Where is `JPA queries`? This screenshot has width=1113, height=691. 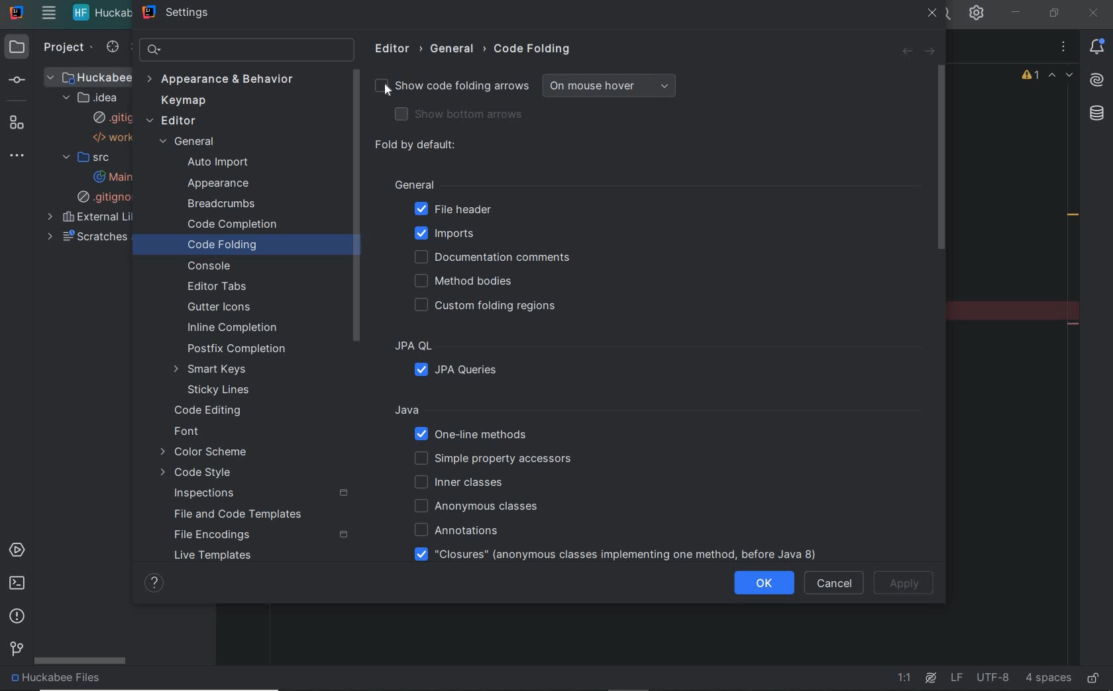
JPA queries is located at coordinates (463, 371).